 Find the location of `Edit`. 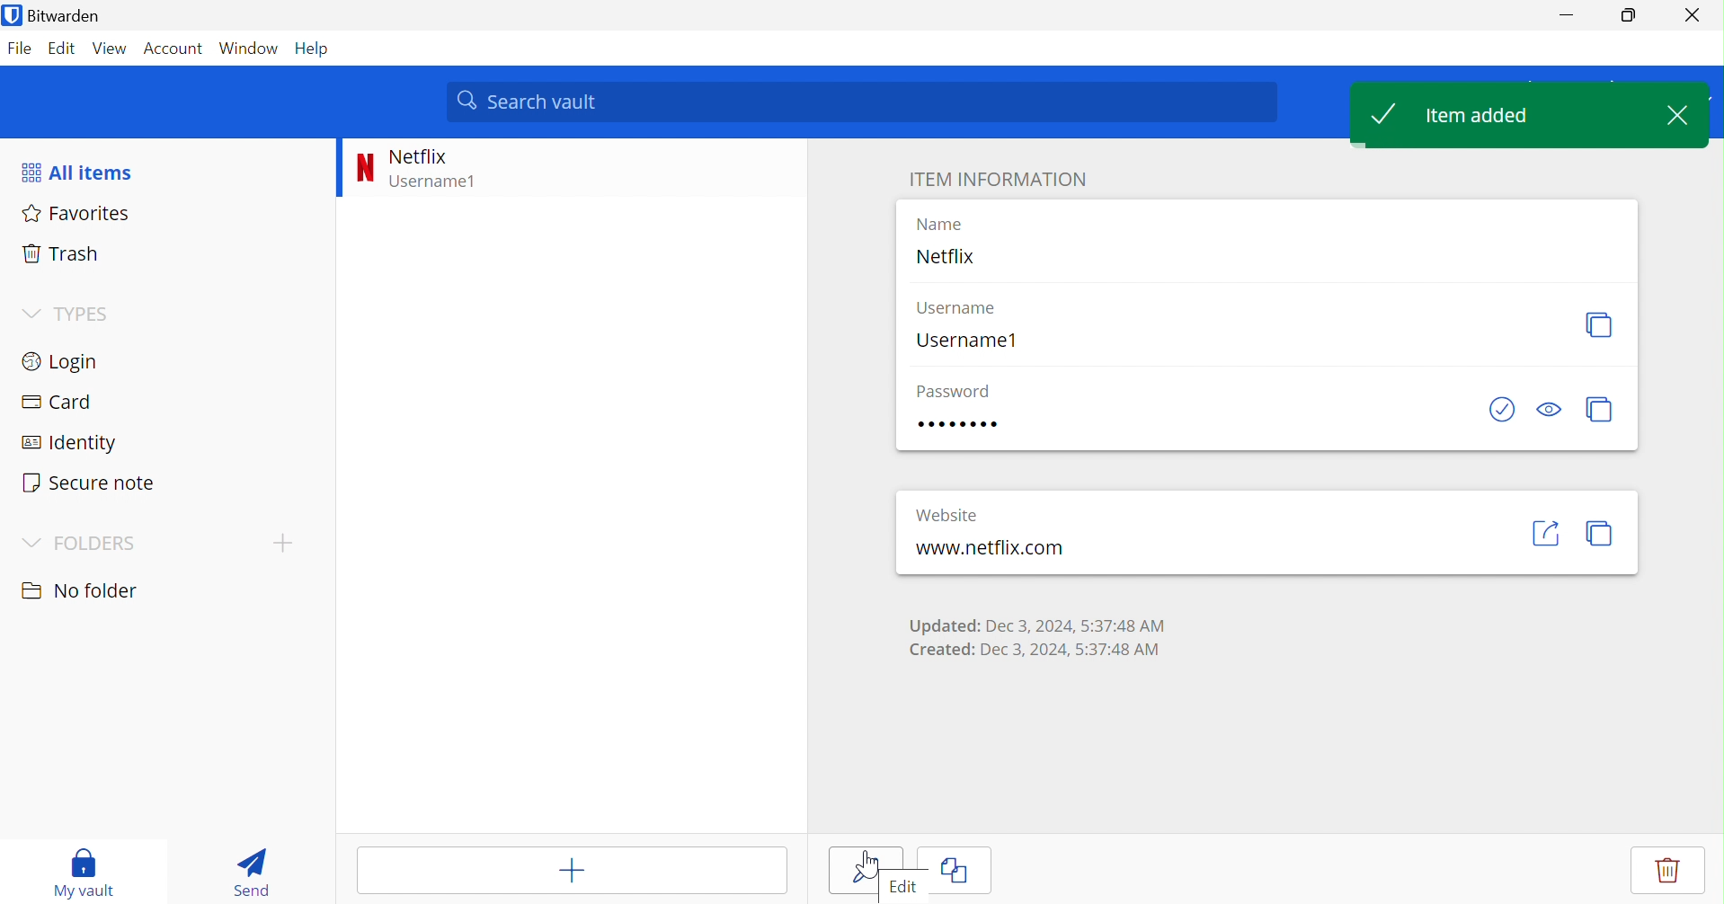

Edit is located at coordinates (64, 49).